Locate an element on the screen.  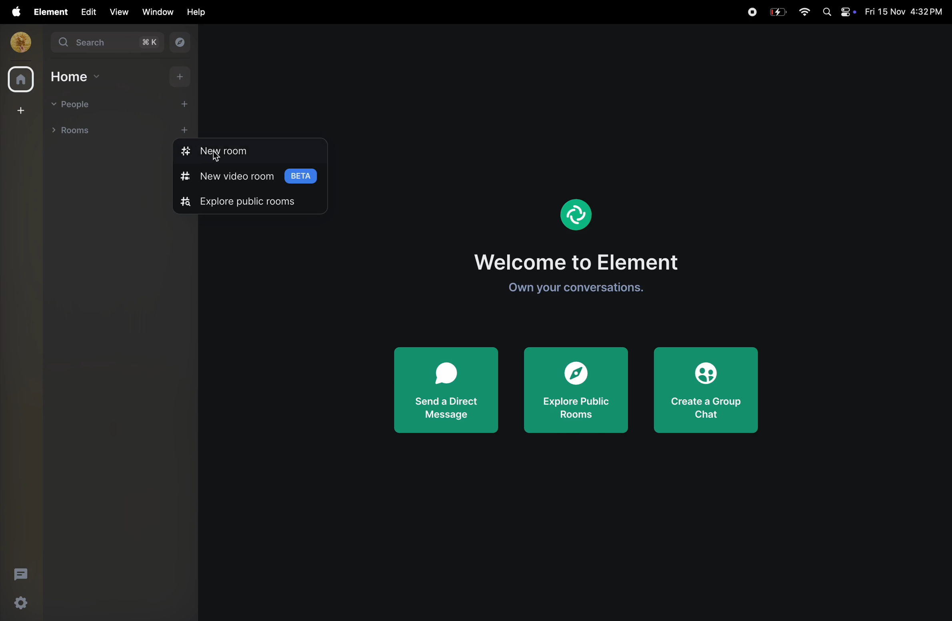
help is located at coordinates (194, 12).